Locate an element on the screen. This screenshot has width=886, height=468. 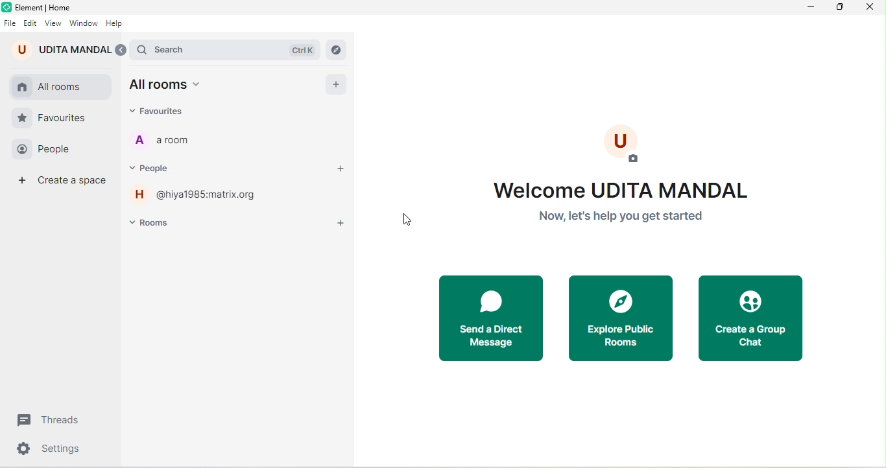
search bar is located at coordinates (225, 49).